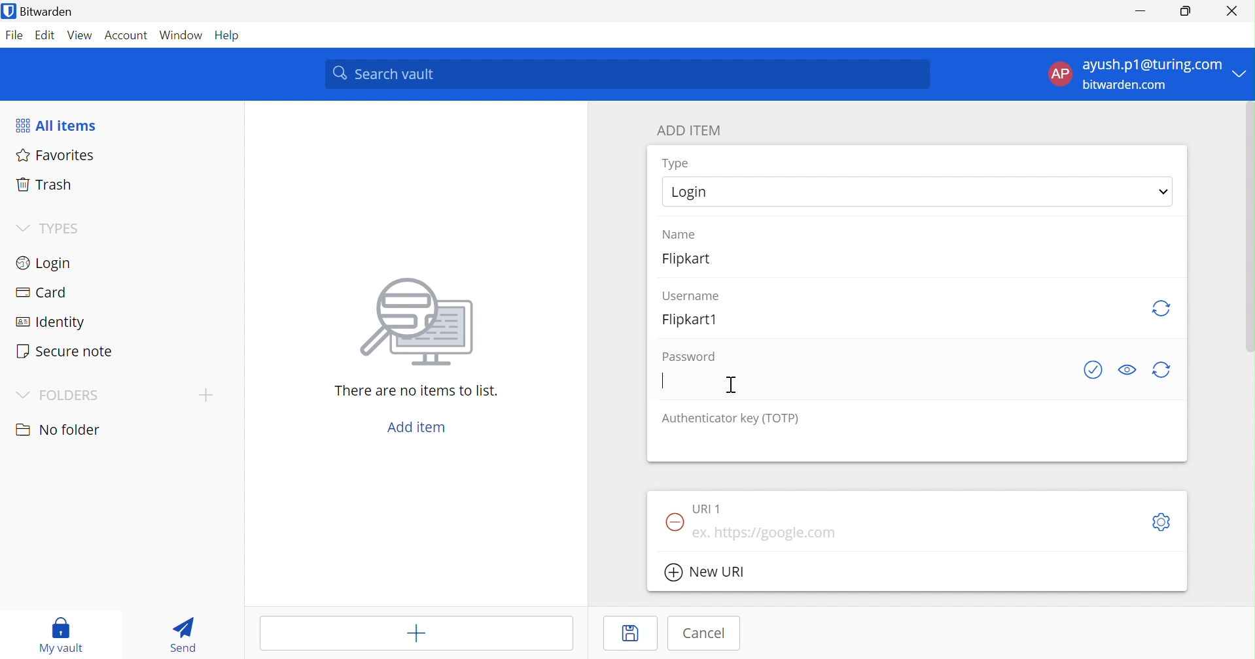  Describe the element at coordinates (44, 293) in the screenshot. I see `Card` at that location.